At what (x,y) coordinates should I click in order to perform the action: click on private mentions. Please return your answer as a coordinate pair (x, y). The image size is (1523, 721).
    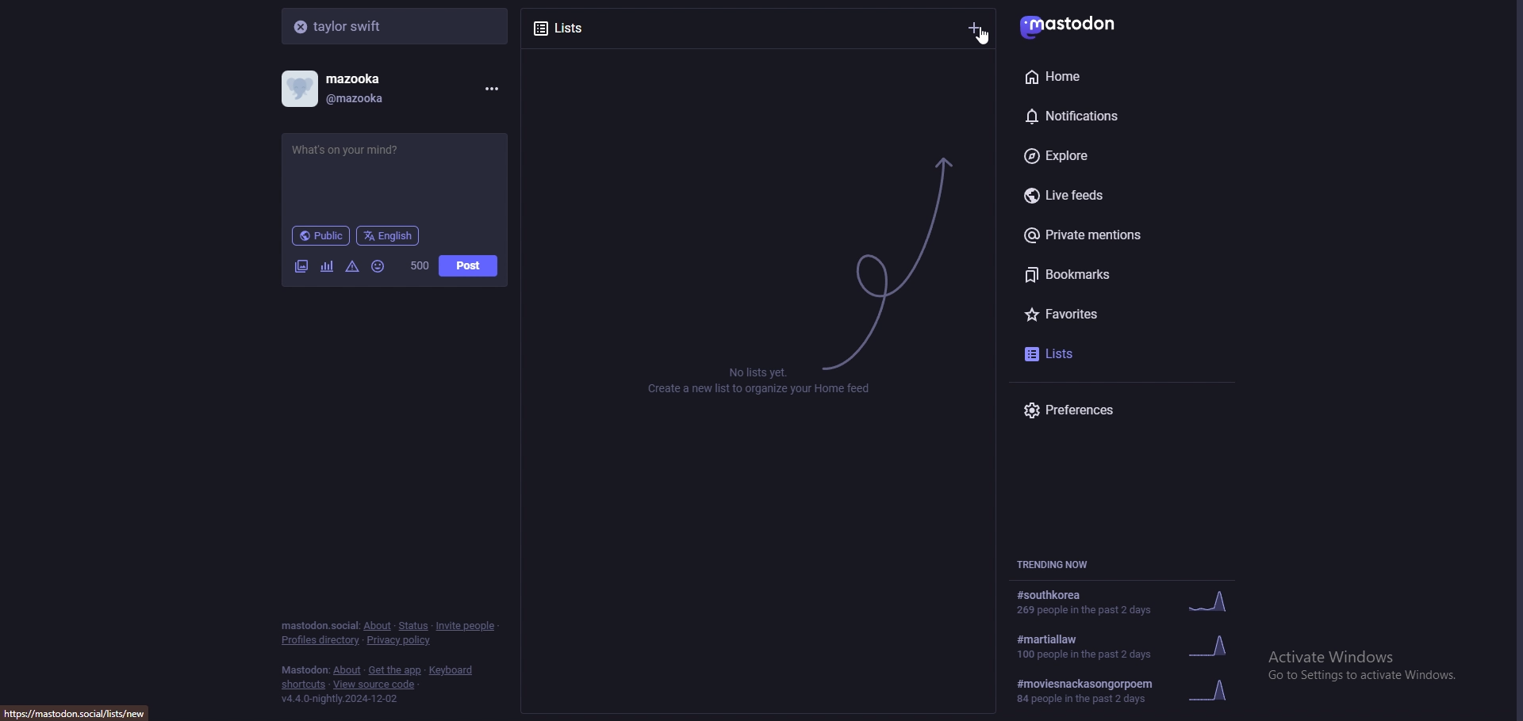
    Looking at the image, I should click on (1120, 235).